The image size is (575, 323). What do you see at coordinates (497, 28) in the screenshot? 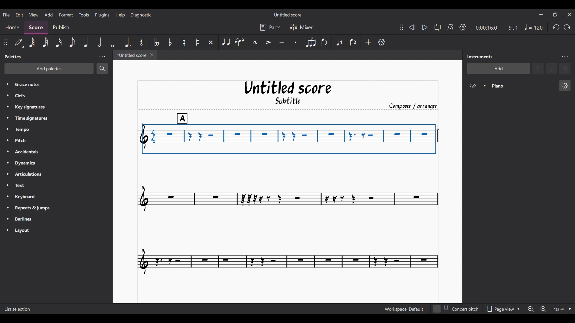
I see `Ratio and duration of current note in score` at bounding box center [497, 28].